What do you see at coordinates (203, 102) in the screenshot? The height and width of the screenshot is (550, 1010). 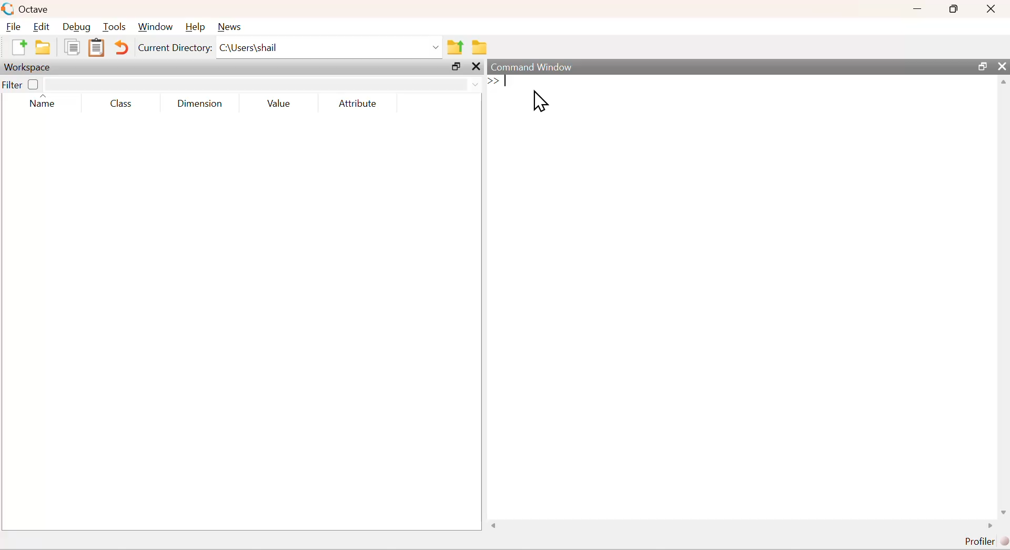 I see `Dimension` at bounding box center [203, 102].